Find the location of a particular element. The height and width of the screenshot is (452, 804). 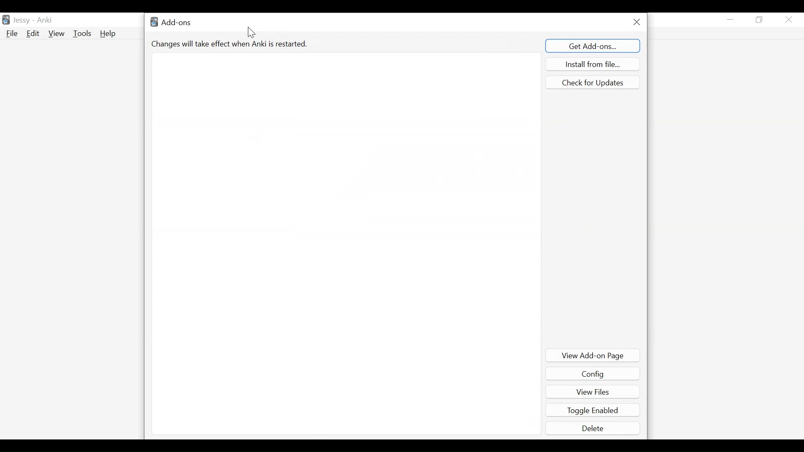

Close is located at coordinates (636, 21).